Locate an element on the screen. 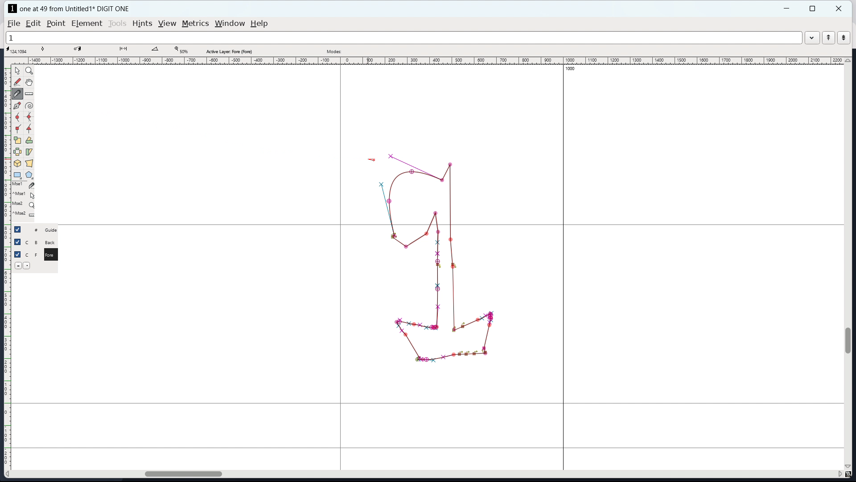 This screenshot has height=482, width=856. previous word in the current word list is located at coordinates (828, 37).